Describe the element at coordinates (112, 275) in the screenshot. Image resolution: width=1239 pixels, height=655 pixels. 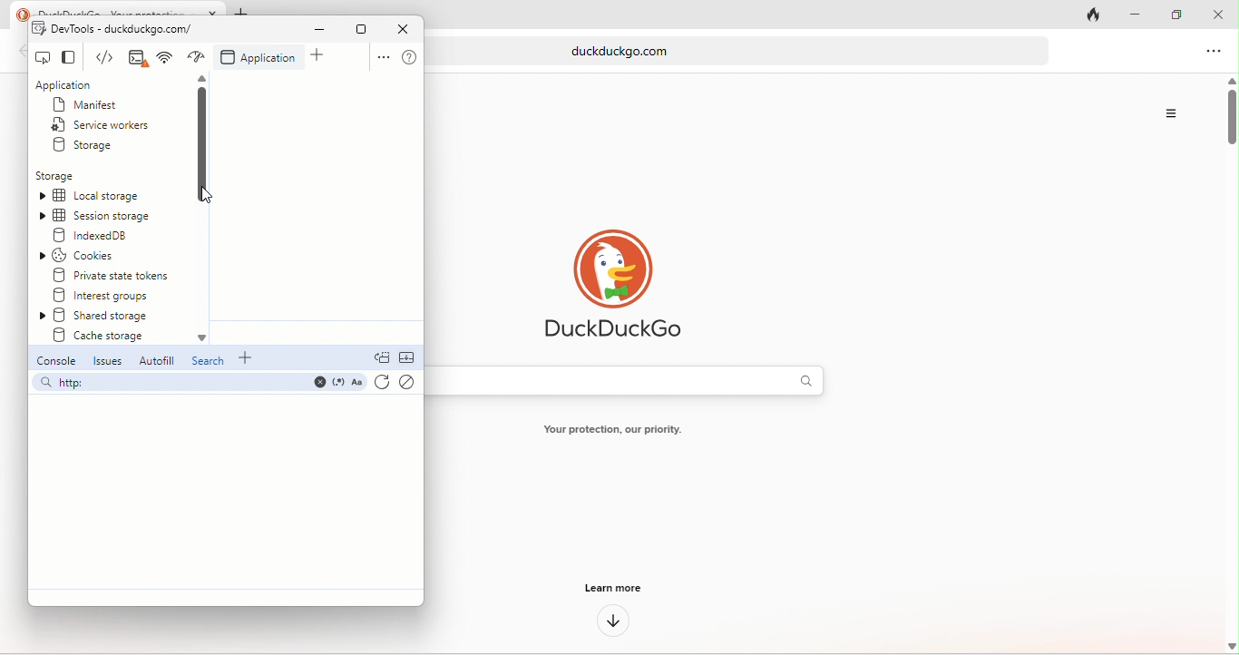
I see `private state tokens` at that location.